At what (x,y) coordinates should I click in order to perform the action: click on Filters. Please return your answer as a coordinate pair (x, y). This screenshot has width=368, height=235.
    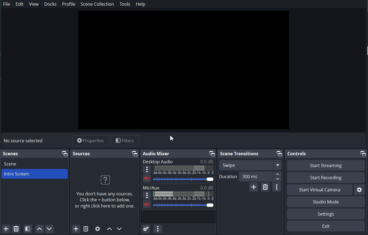
    Looking at the image, I should click on (125, 141).